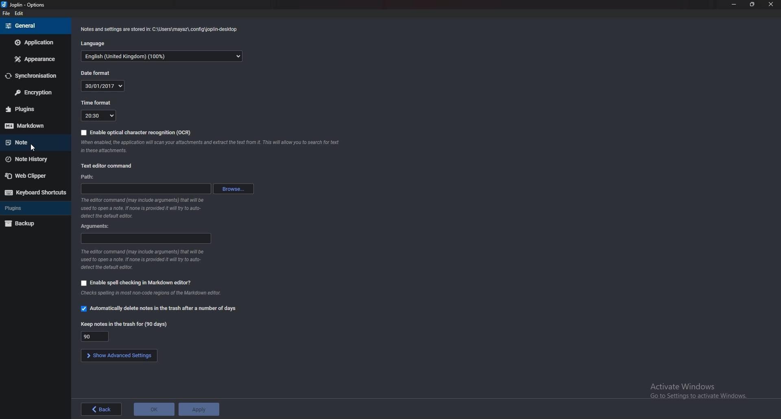  I want to click on Info, so click(150, 294).